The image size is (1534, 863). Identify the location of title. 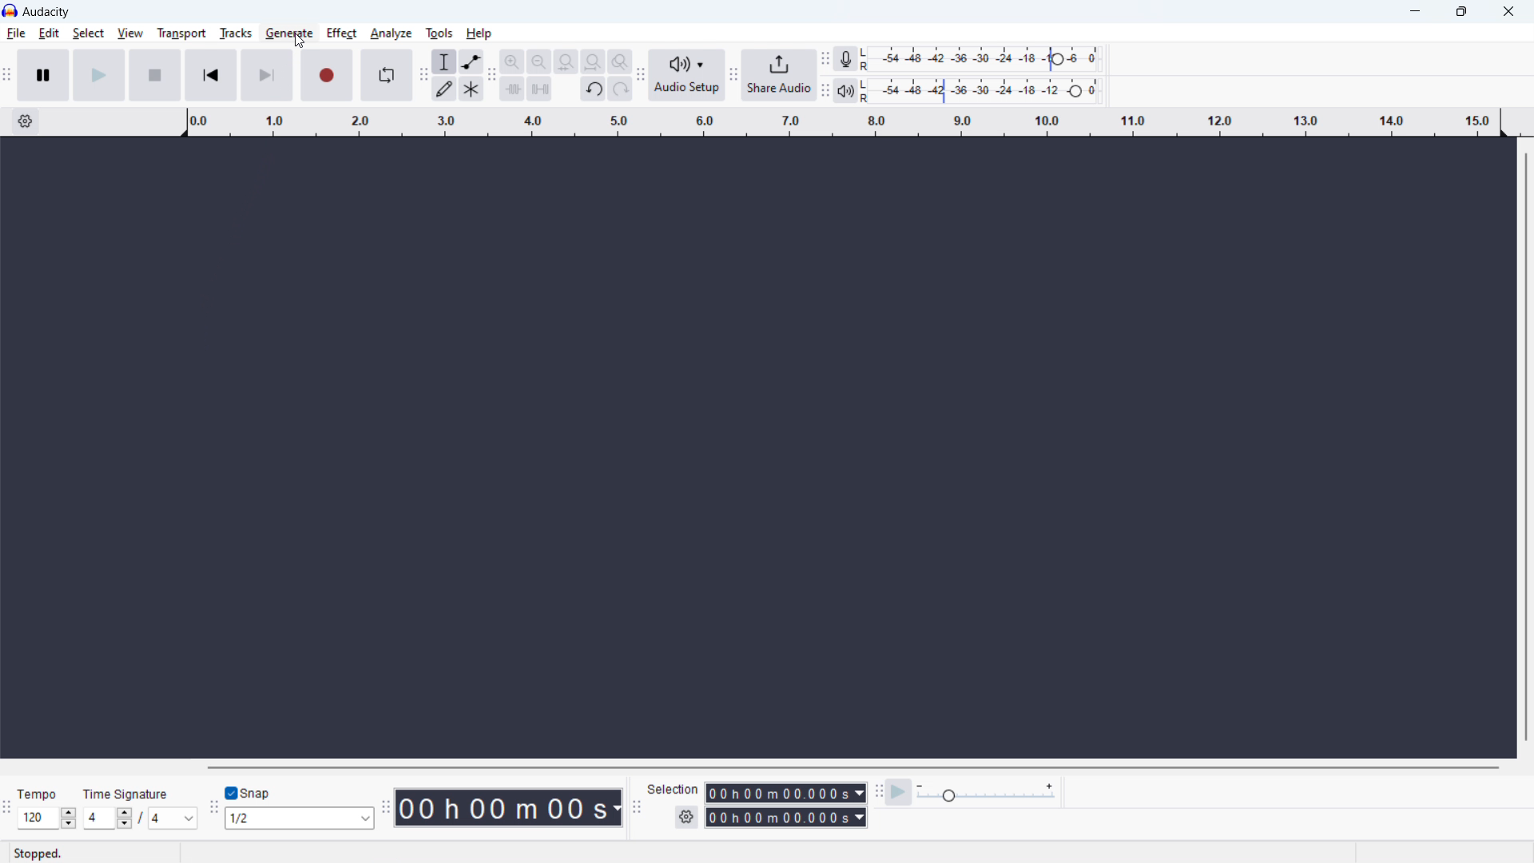
(66, 13).